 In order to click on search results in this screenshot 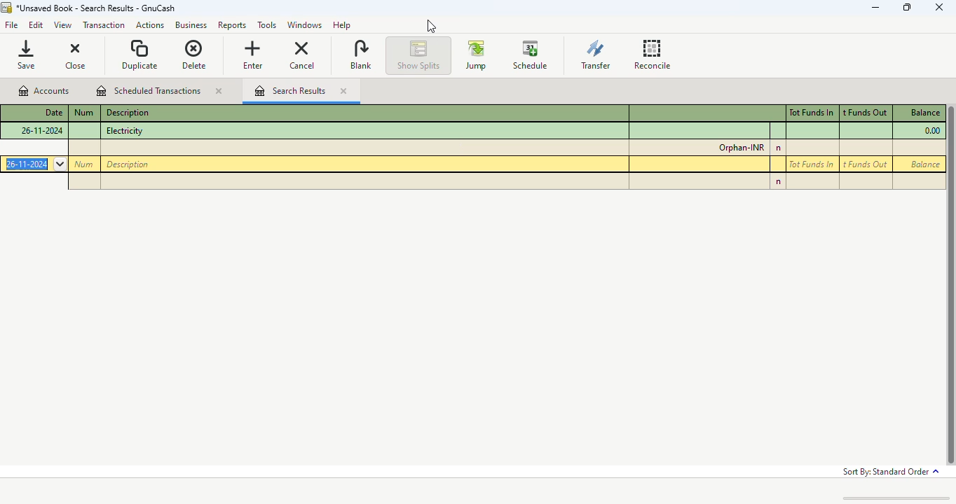, I will do `click(290, 90)`.